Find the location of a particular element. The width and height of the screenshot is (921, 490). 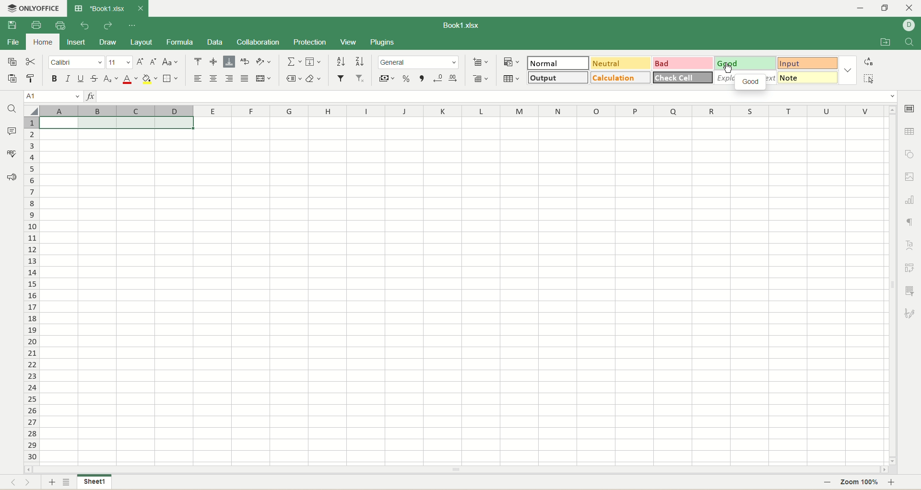

font color is located at coordinates (130, 80).